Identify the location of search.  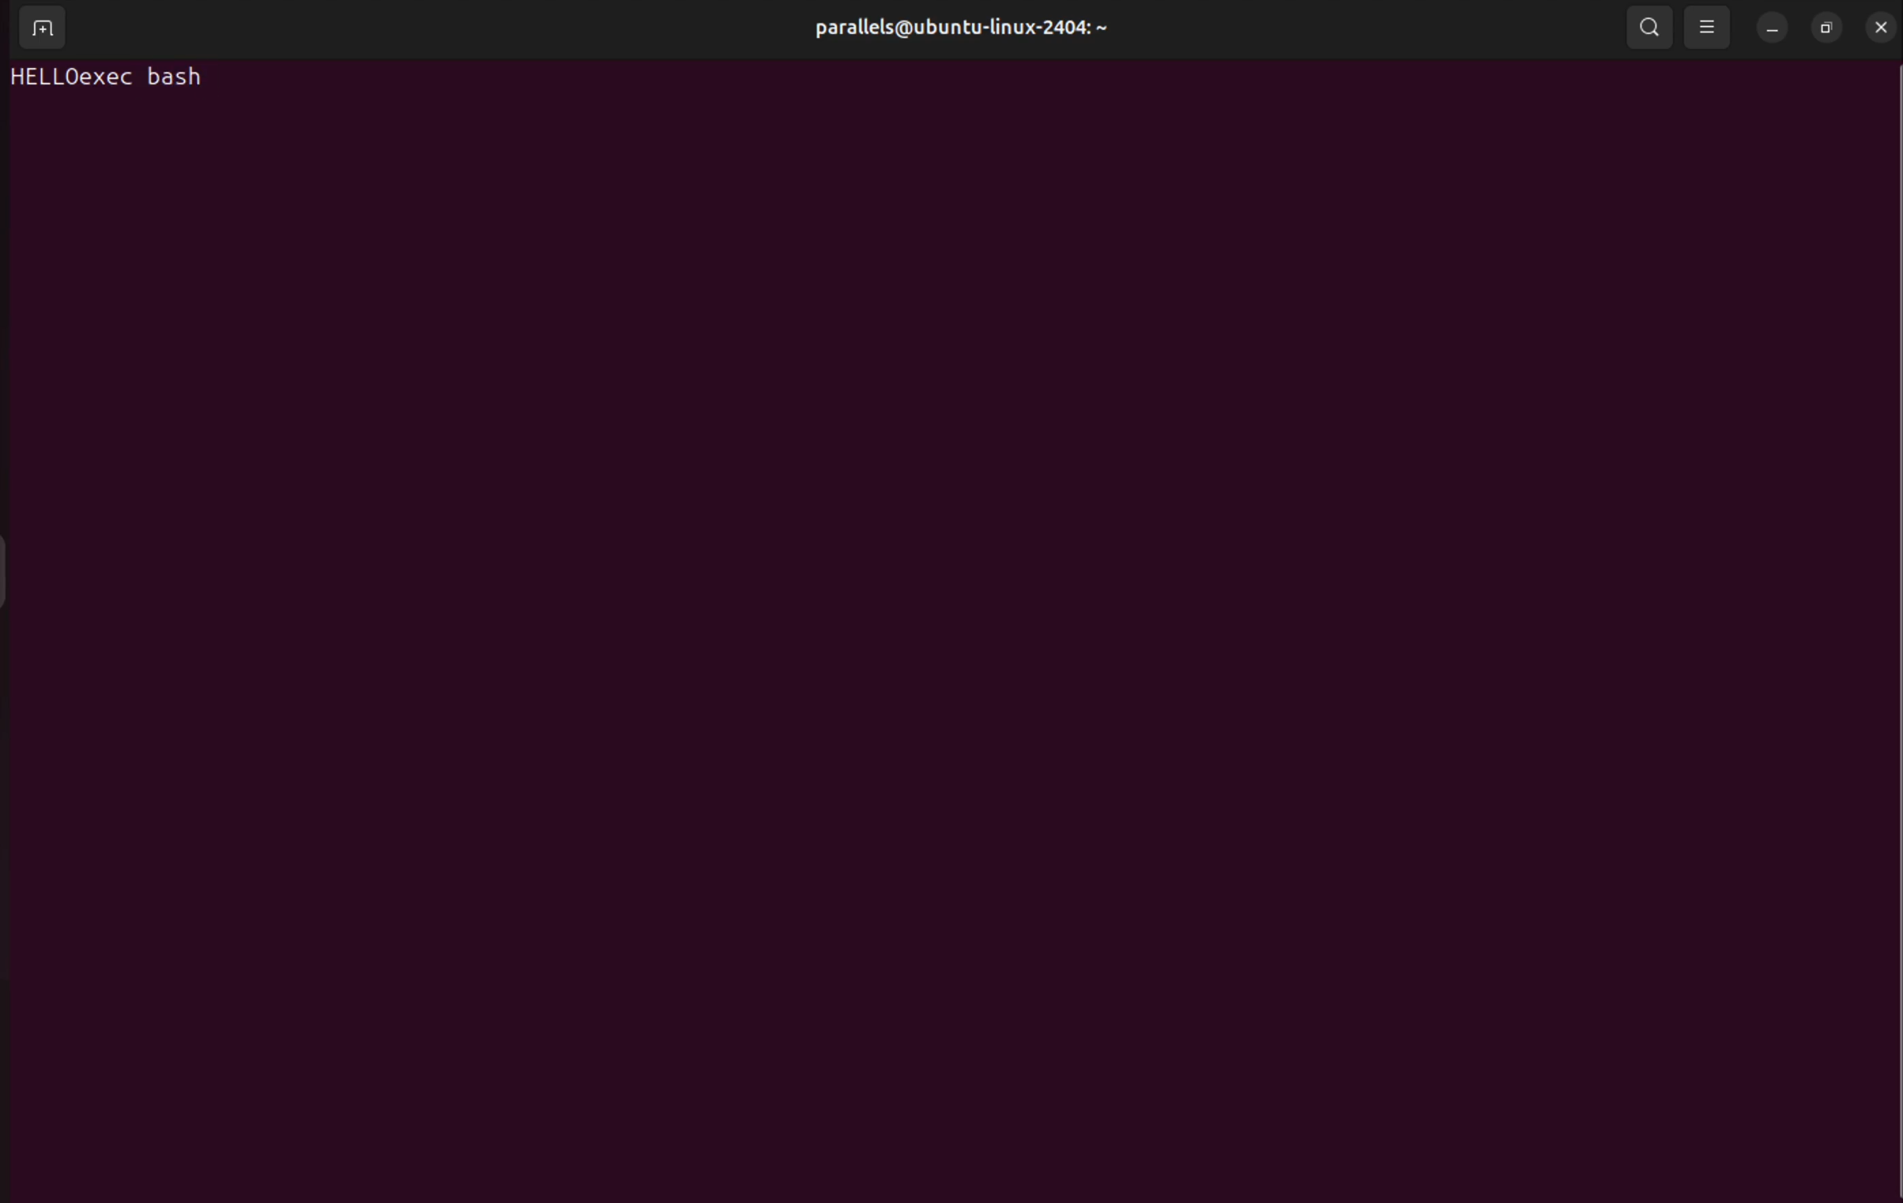
(1645, 28).